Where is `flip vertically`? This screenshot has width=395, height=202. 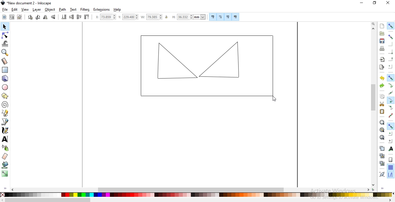
flip vertically is located at coordinates (53, 17).